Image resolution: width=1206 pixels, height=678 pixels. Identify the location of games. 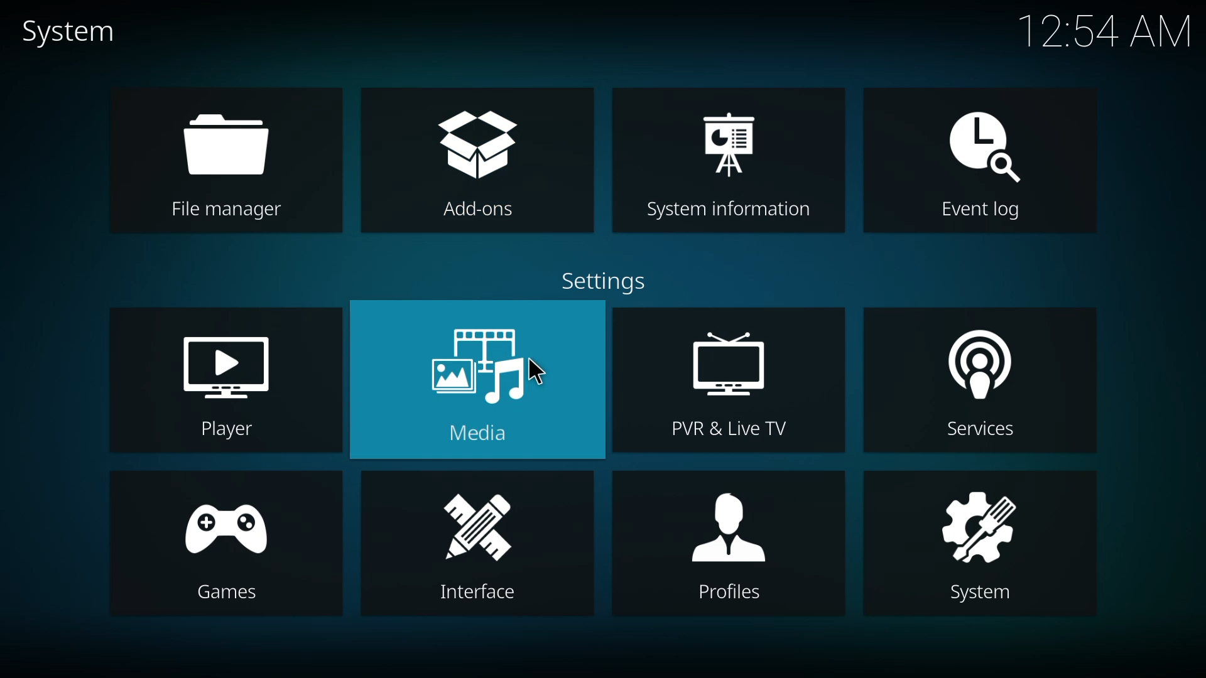
(231, 547).